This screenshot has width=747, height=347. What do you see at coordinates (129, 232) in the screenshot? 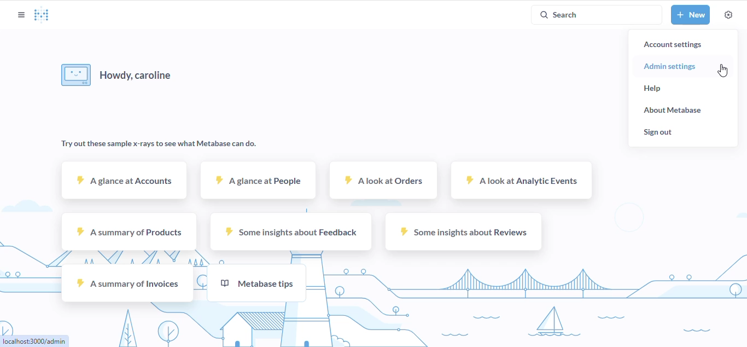
I see `a summary of products` at bounding box center [129, 232].